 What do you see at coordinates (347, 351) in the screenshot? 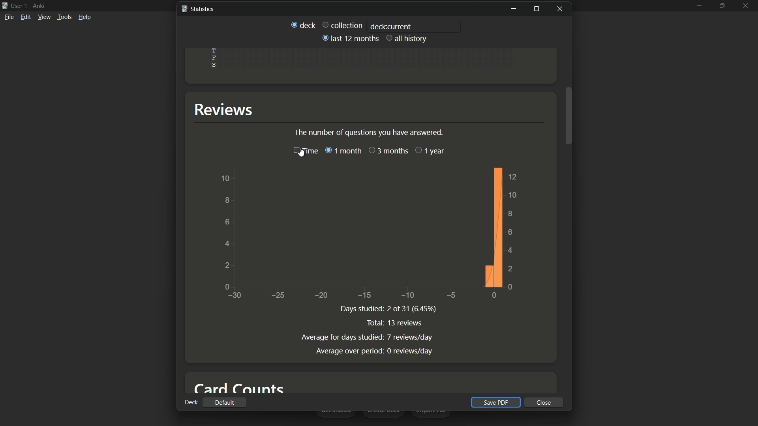
I see `average over period` at bounding box center [347, 351].